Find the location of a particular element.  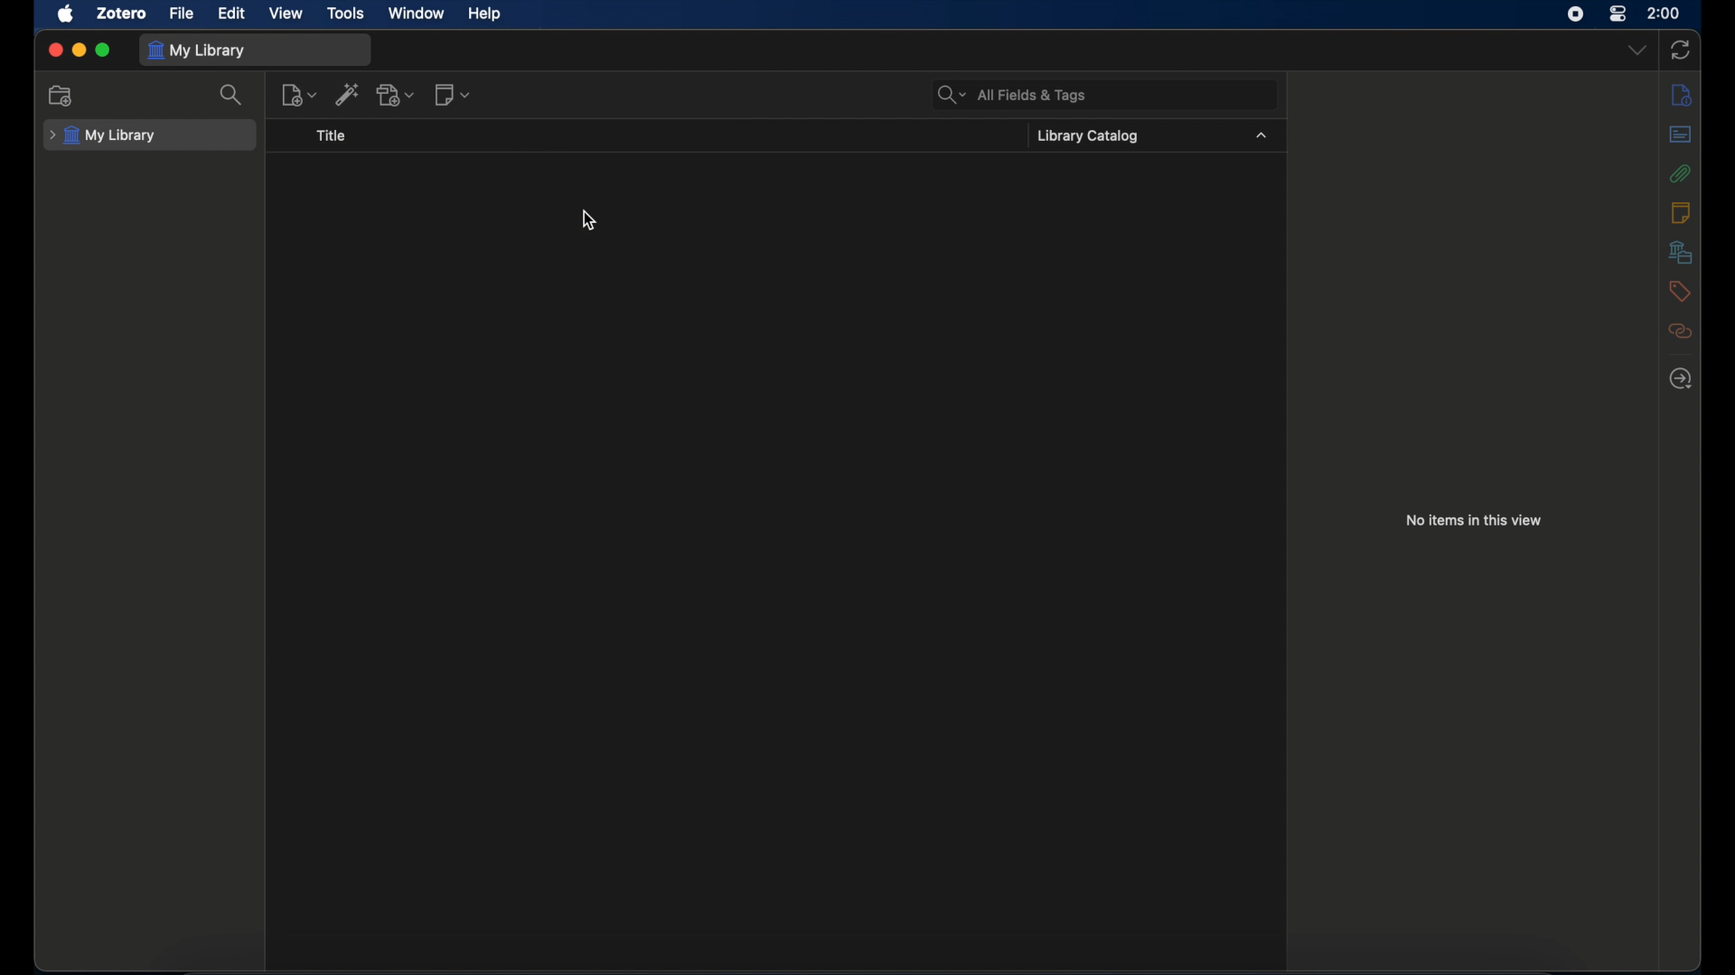

title is located at coordinates (332, 136).